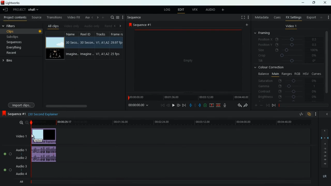  Describe the element at coordinates (325, 148) in the screenshot. I see `- 12 (layer)` at that location.